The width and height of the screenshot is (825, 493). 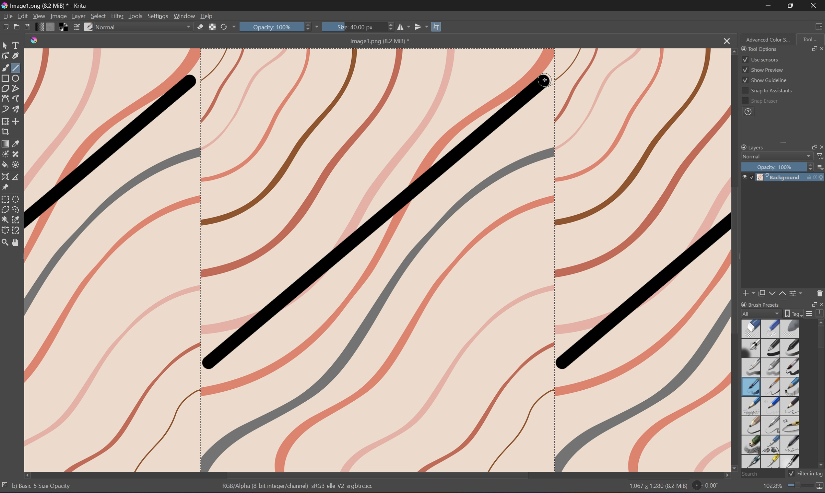 I want to click on Bezier curve selection tool, so click(x=6, y=229).